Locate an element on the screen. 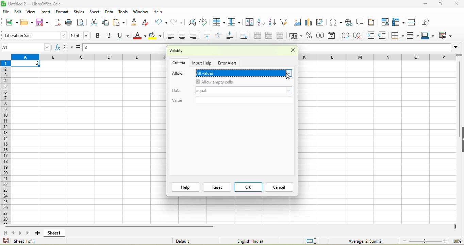  format as percent is located at coordinates (309, 36).